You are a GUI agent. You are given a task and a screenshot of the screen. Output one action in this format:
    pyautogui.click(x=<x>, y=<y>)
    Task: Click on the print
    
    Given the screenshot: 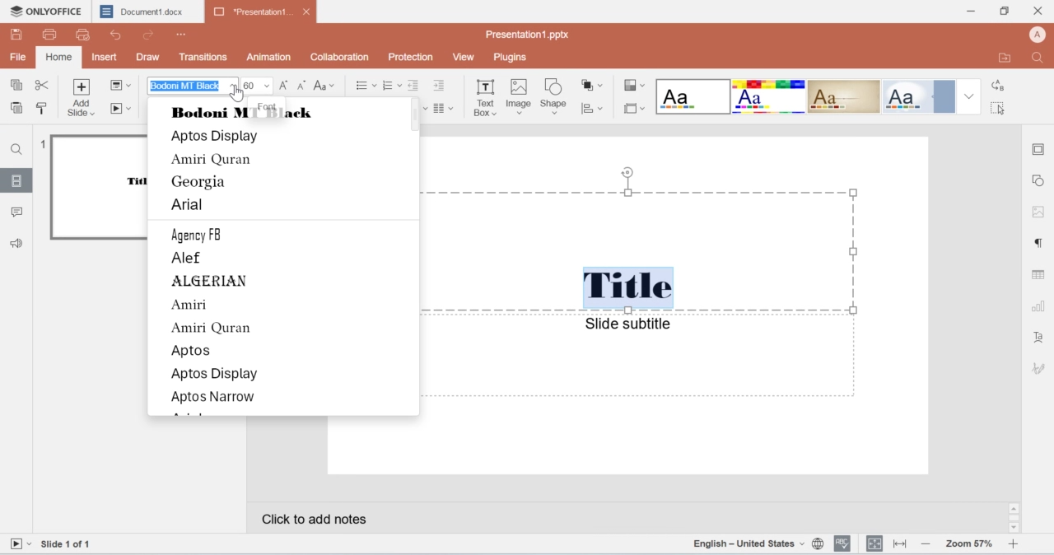 What is the action you would take?
    pyautogui.click(x=52, y=35)
    